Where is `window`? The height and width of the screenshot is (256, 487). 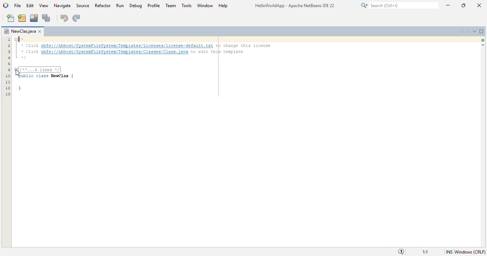 window is located at coordinates (205, 5).